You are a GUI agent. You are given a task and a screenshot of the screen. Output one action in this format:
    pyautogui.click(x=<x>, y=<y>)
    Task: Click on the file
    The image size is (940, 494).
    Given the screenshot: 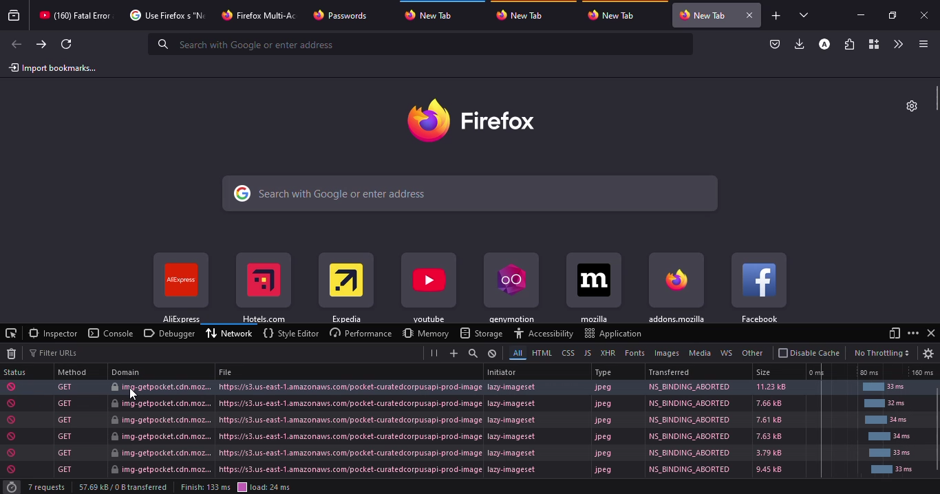 What is the action you would take?
    pyautogui.click(x=227, y=372)
    